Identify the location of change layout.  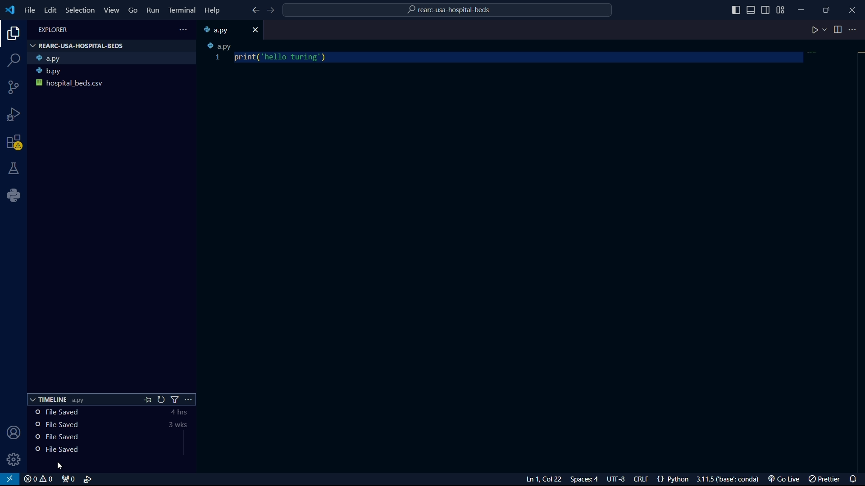
(782, 9).